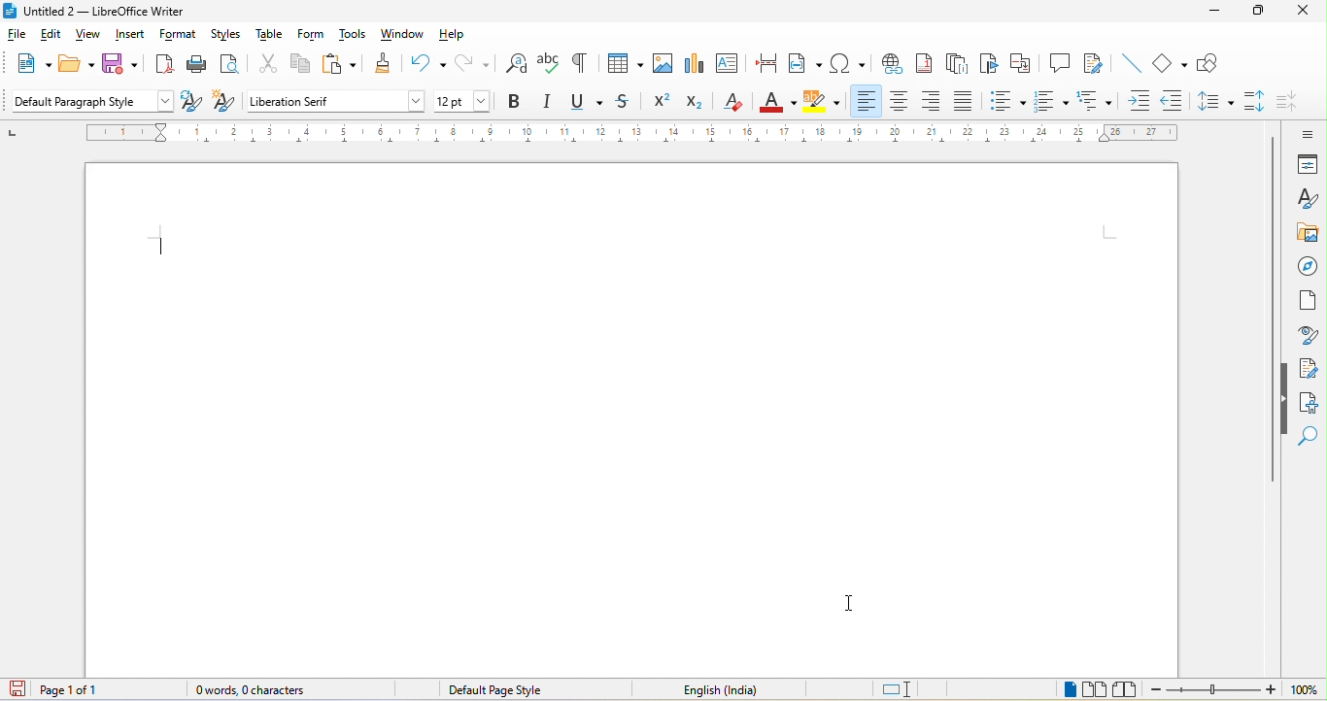  Describe the element at coordinates (1049, 104) in the screenshot. I see `ordered list` at that location.